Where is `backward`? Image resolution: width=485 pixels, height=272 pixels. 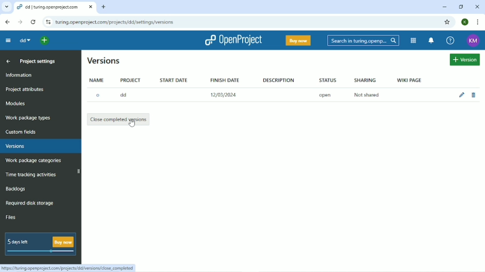
backward is located at coordinates (6, 22).